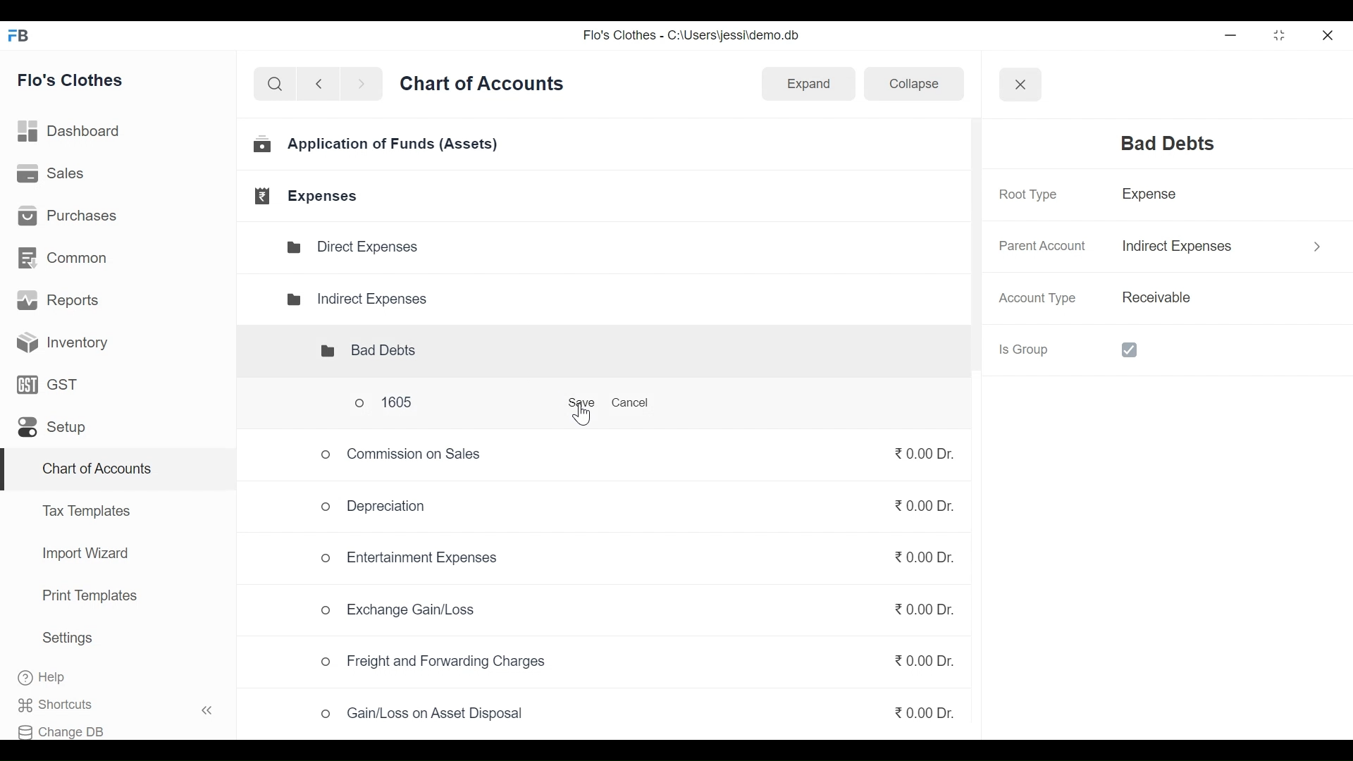  I want to click on Help, so click(56, 678).